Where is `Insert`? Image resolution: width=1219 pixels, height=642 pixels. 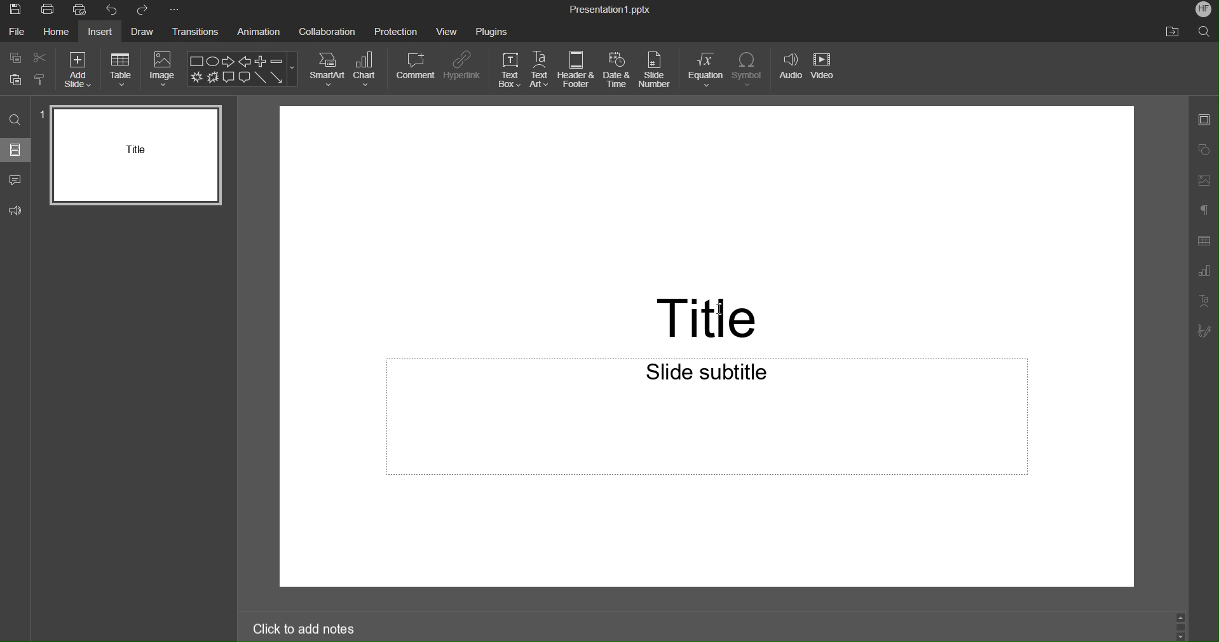 Insert is located at coordinates (99, 32).